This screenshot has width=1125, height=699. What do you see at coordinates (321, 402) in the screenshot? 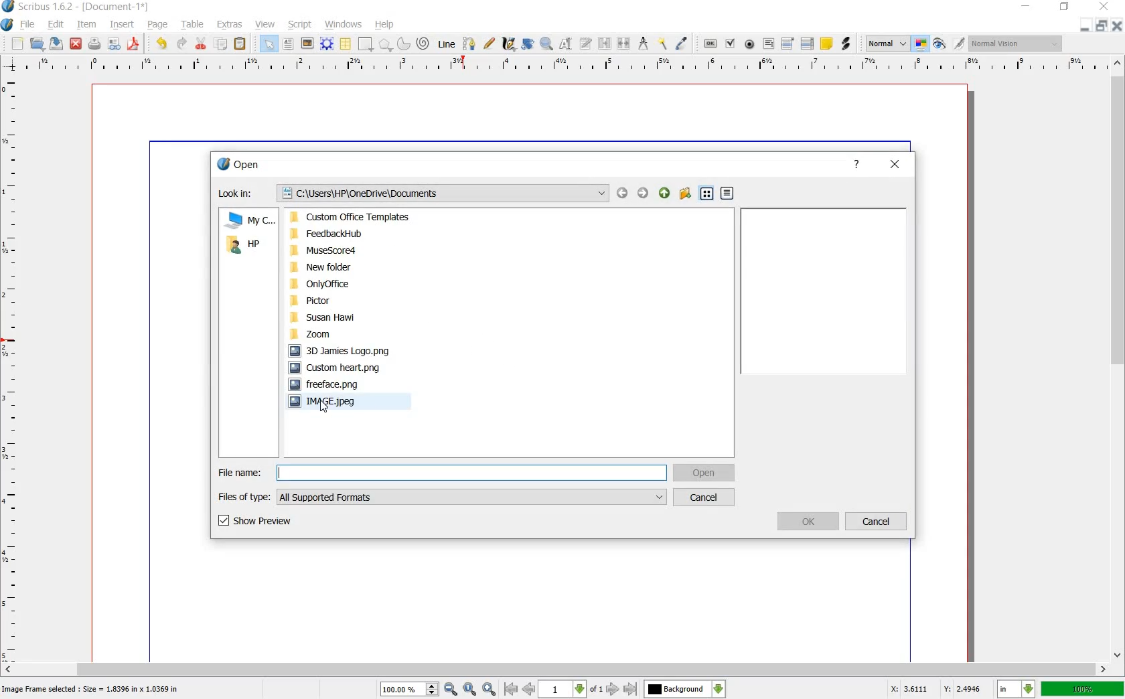
I see `IMAGE.jpeg` at bounding box center [321, 402].